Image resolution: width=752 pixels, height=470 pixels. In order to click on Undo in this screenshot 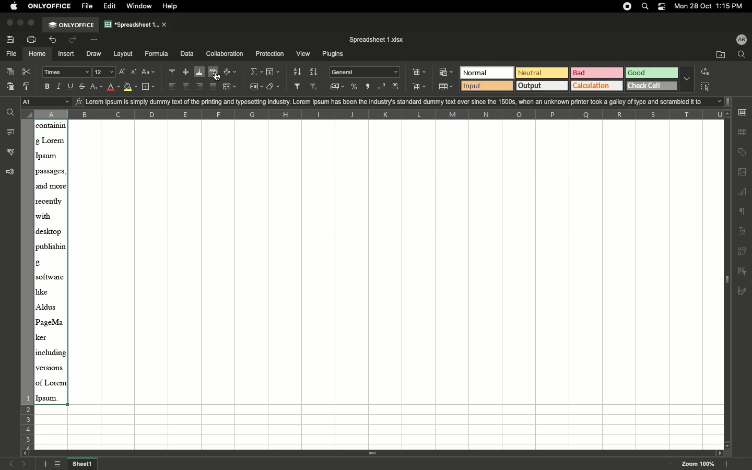, I will do `click(55, 41)`.